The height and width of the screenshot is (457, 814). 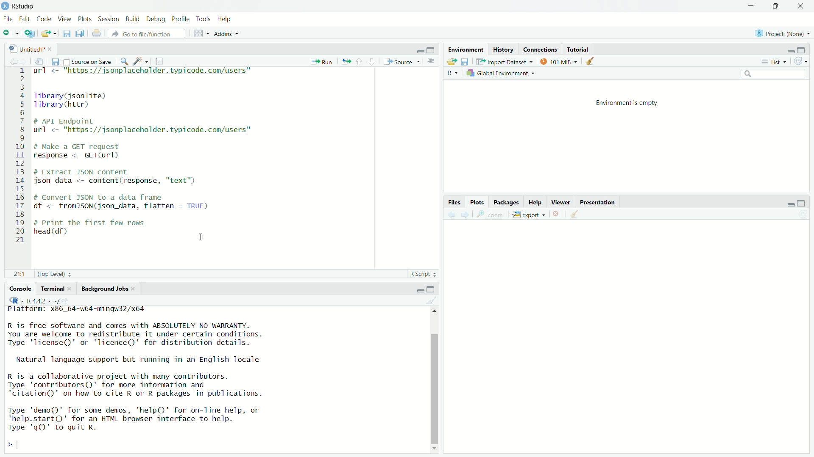 I want to click on Print, so click(x=98, y=33).